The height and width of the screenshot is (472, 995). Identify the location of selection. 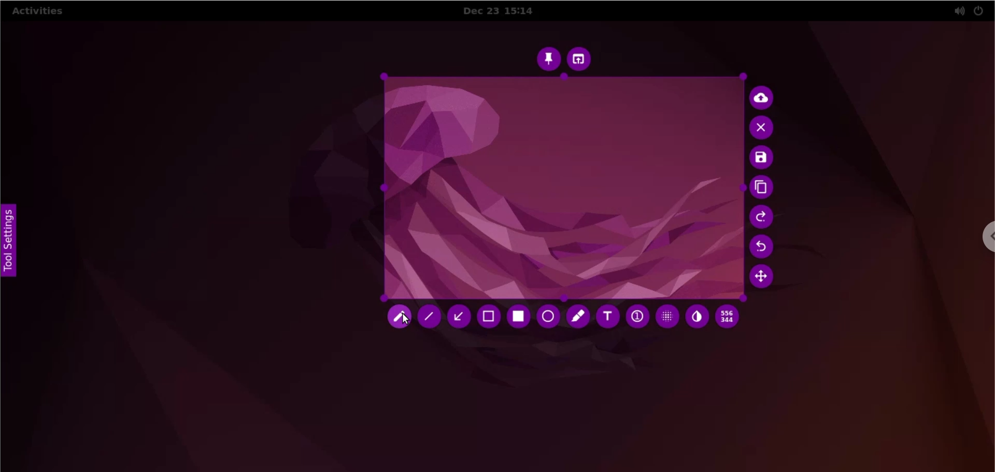
(491, 317).